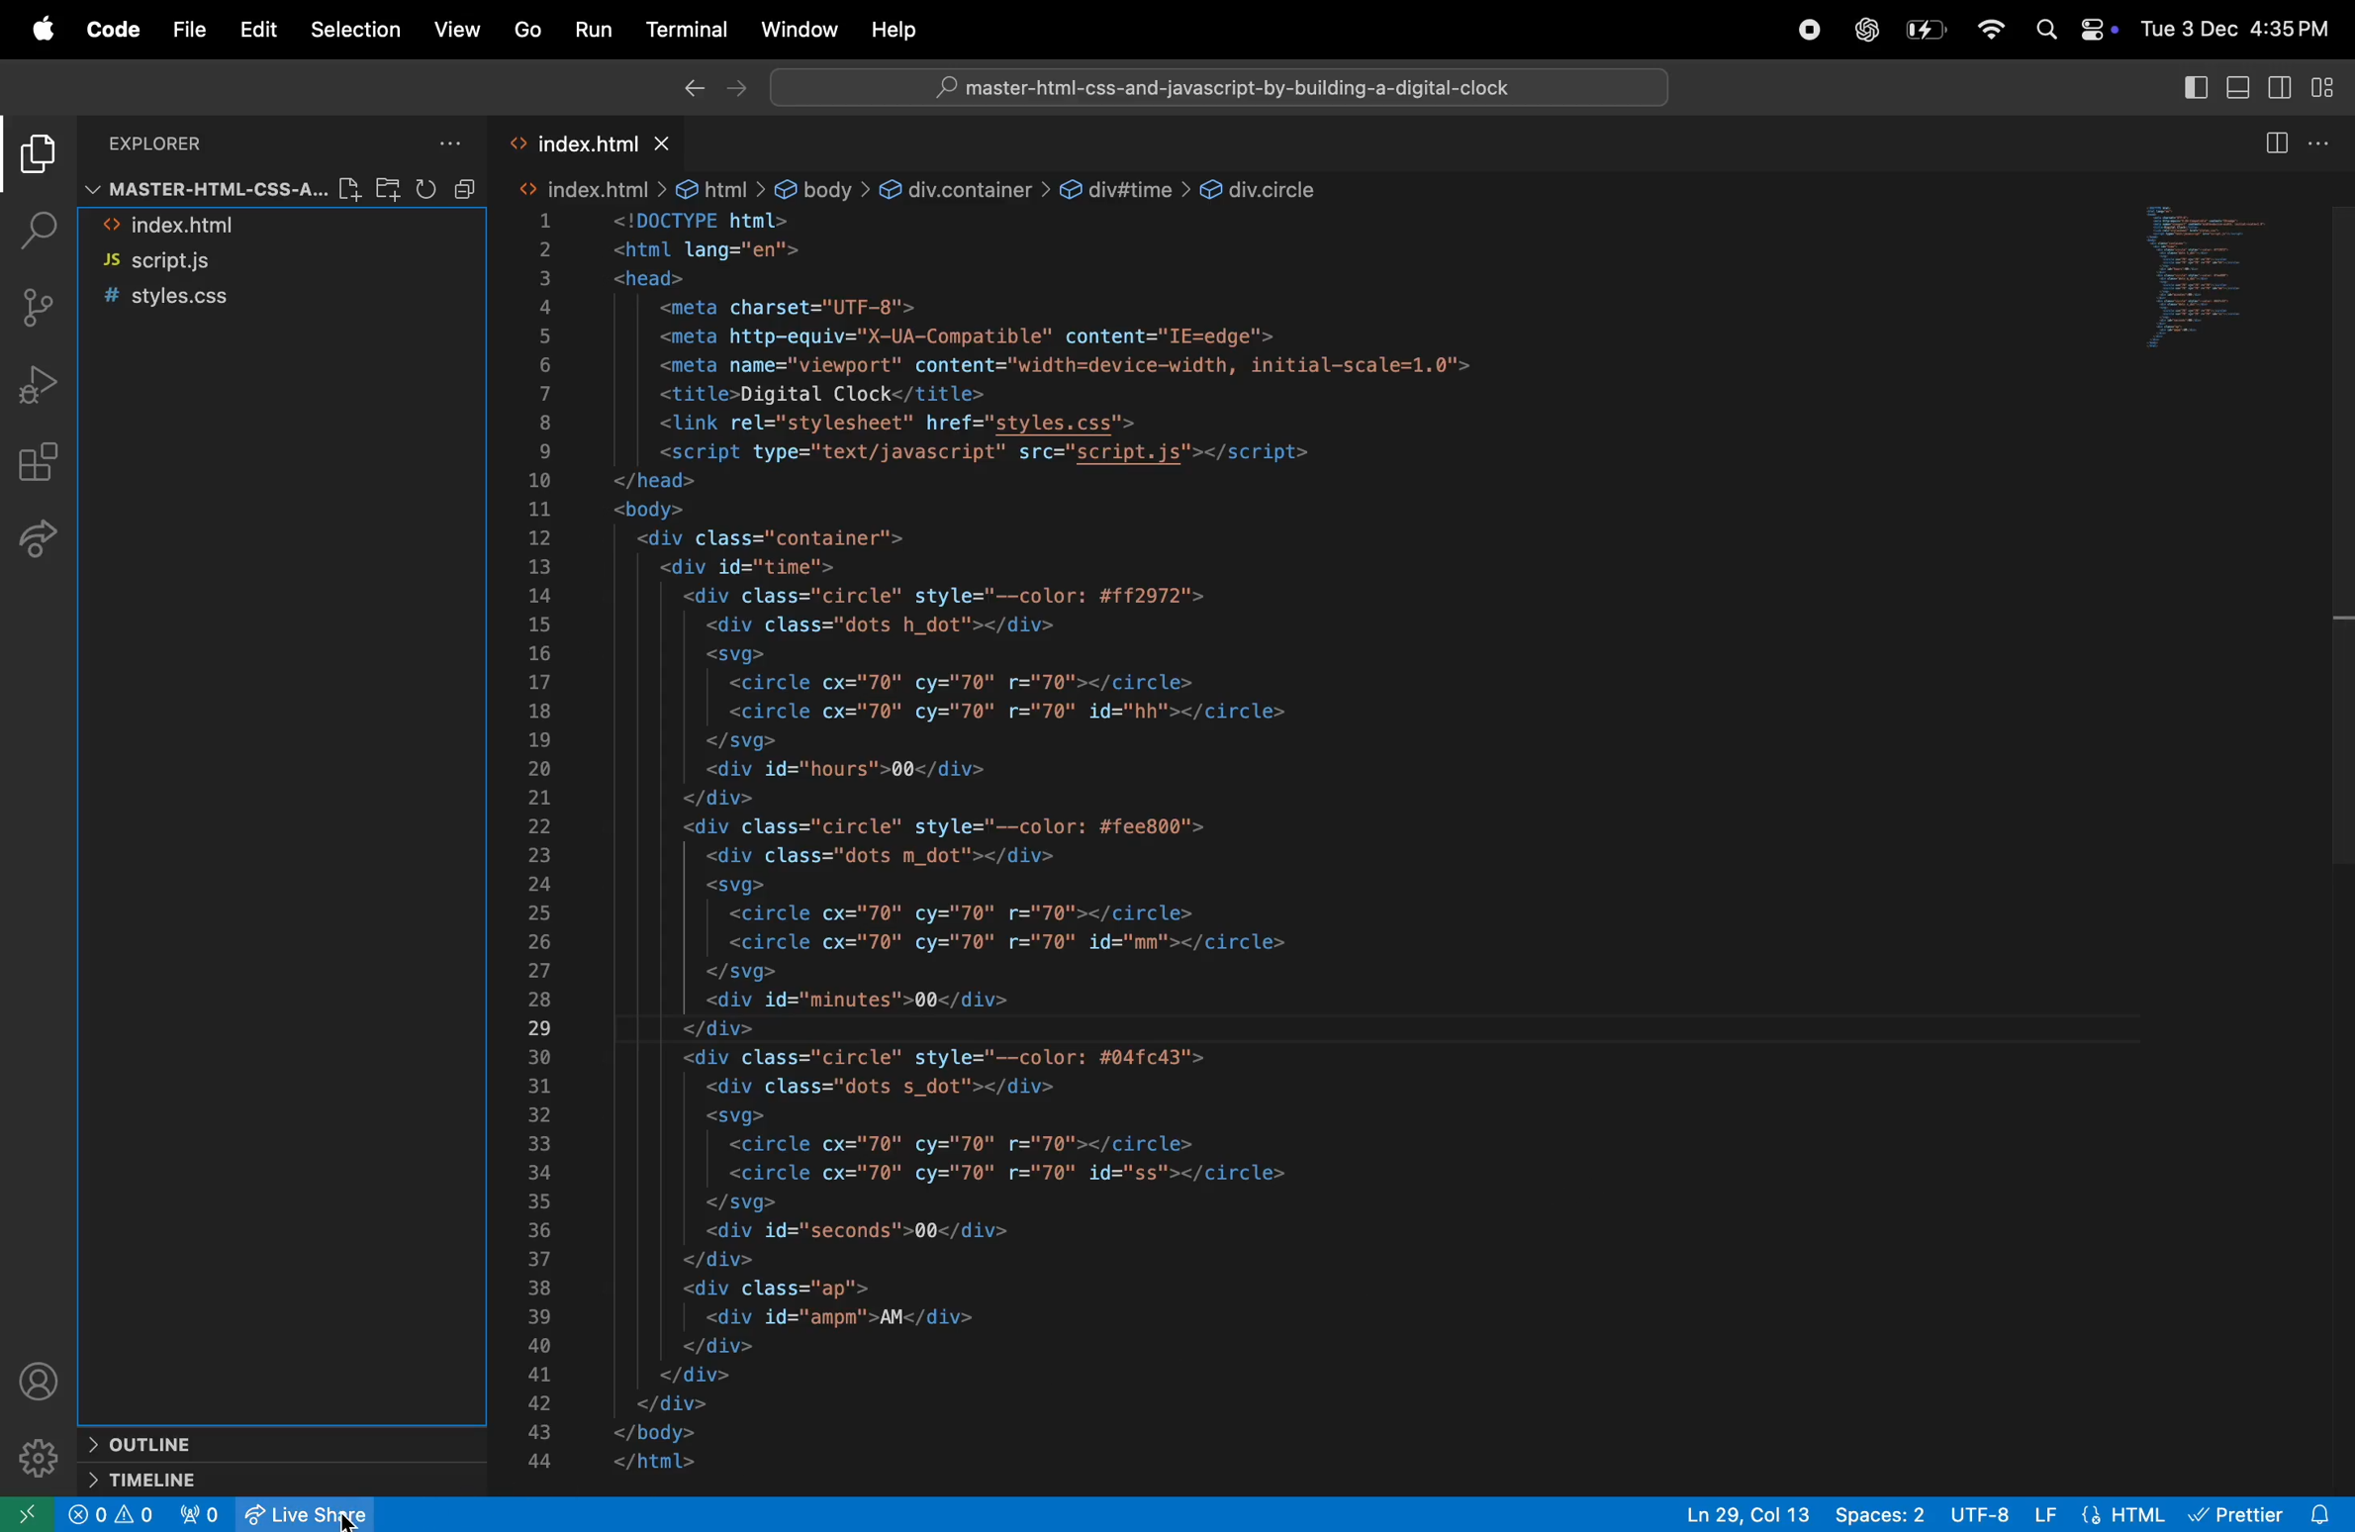  What do you see at coordinates (801, 29) in the screenshot?
I see `windows` at bounding box center [801, 29].